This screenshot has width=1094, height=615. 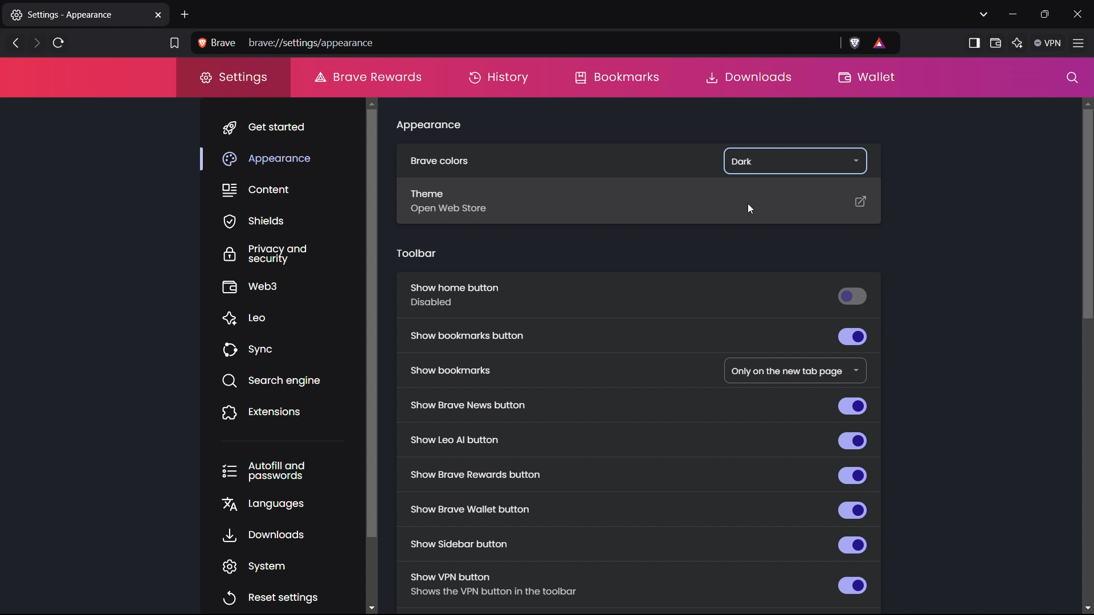 What do you see at coordinates (793, 160) in the screenshot?
I see `dark` at bounding box center [793, 160].